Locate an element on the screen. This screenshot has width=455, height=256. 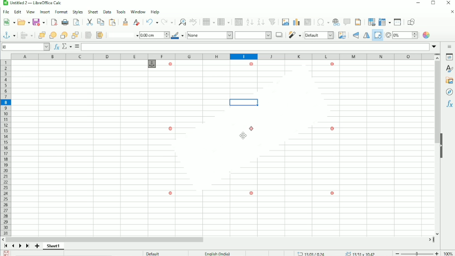
Scroll to next sheet is located at coordinates (20, 246).